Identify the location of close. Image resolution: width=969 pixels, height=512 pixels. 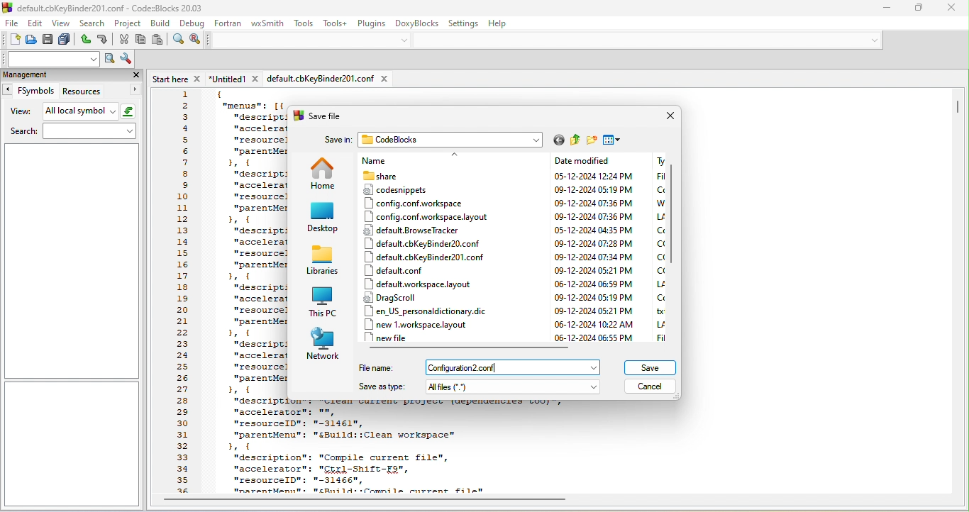
(135, 74).